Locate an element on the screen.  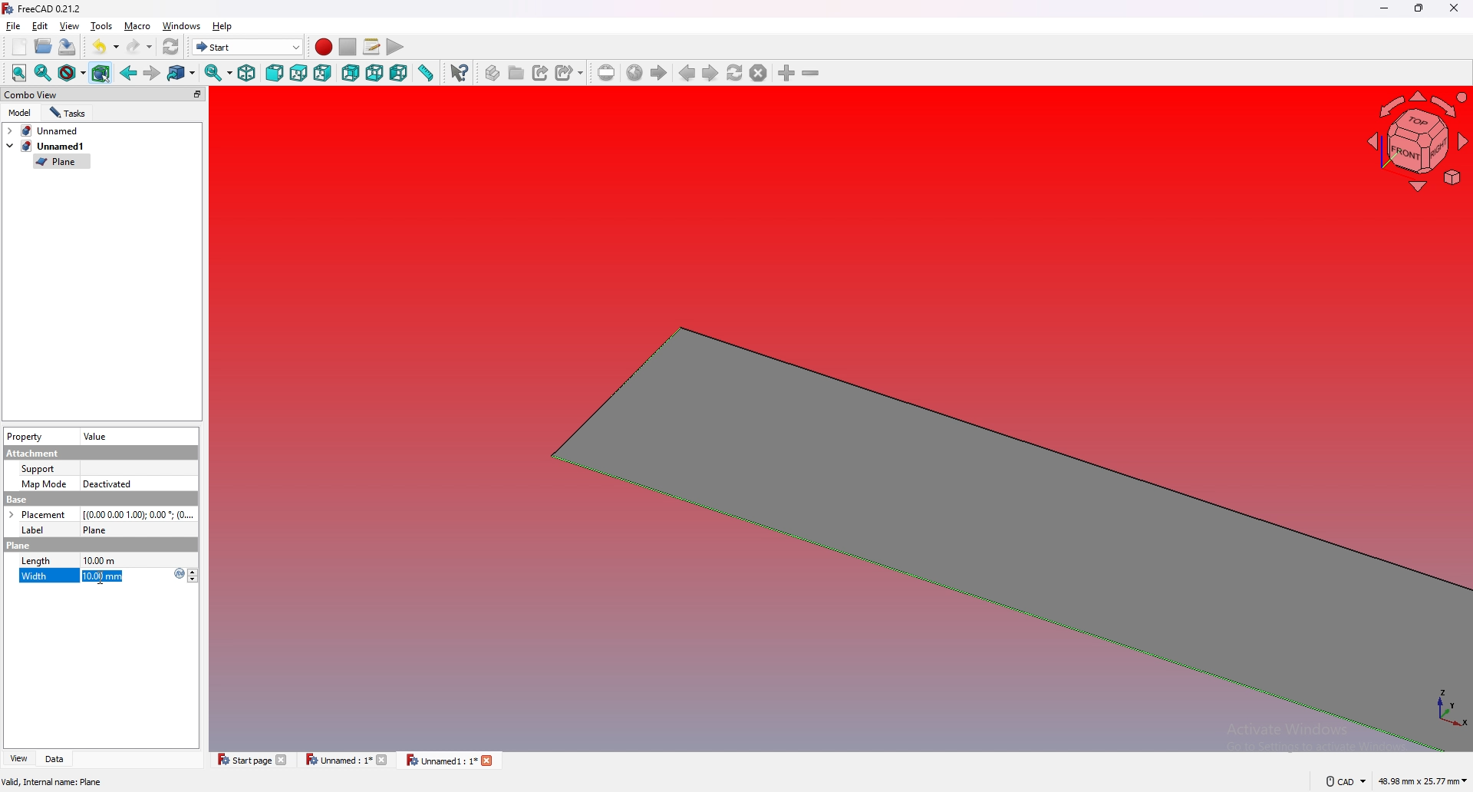
execute macro is located at coordinates (396, 47).